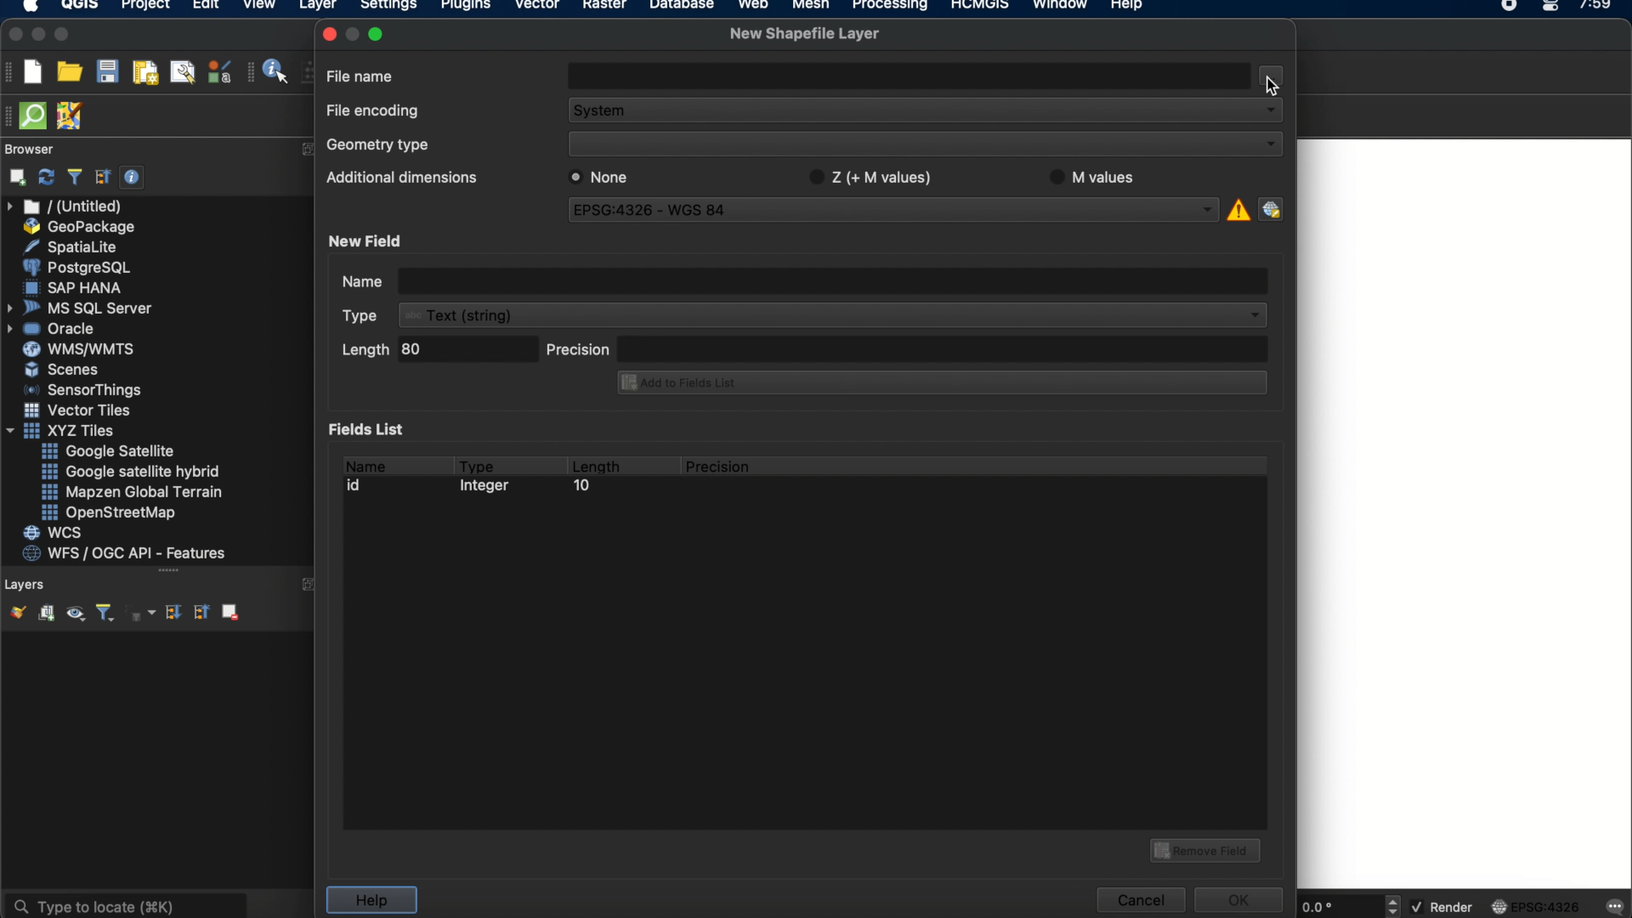 The height and width of the screenshot is (918, 1632). Describe the element at coordinates (754, 7) in the screenshot. I see `web` at that location.